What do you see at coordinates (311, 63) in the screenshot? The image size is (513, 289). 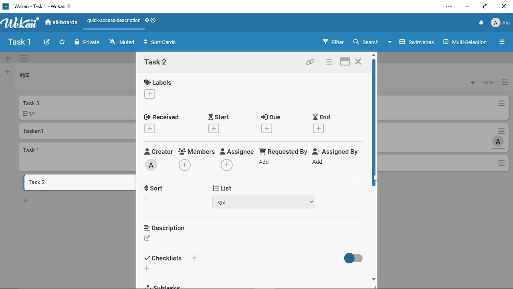 I see `Copy card link to clipboard` at bounding box center [311, 63].